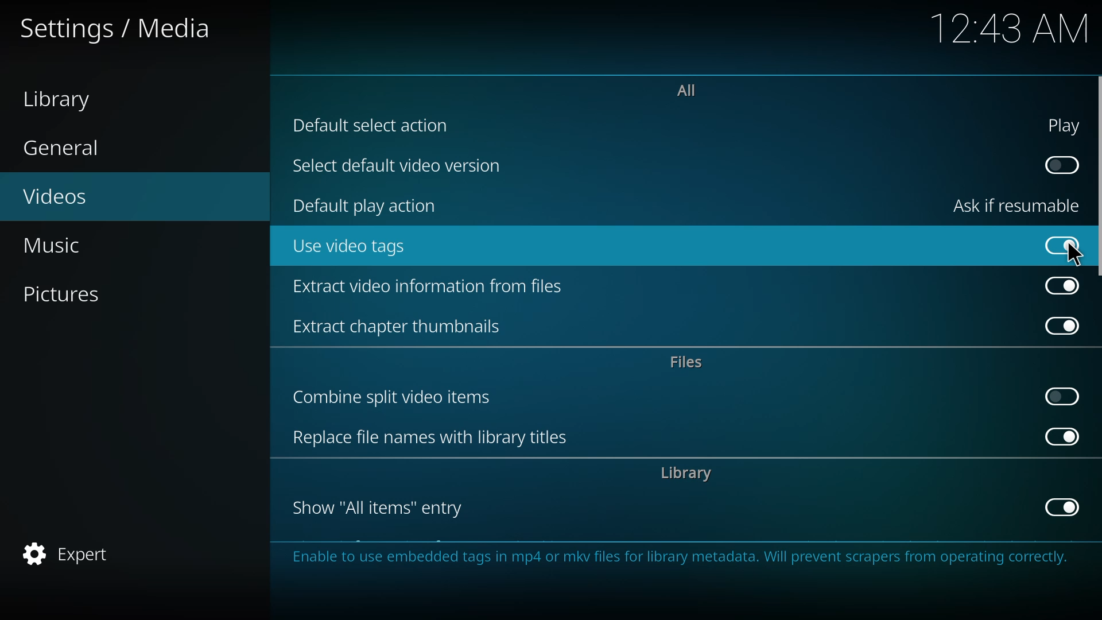  I want to click on general, so click(64, 149).